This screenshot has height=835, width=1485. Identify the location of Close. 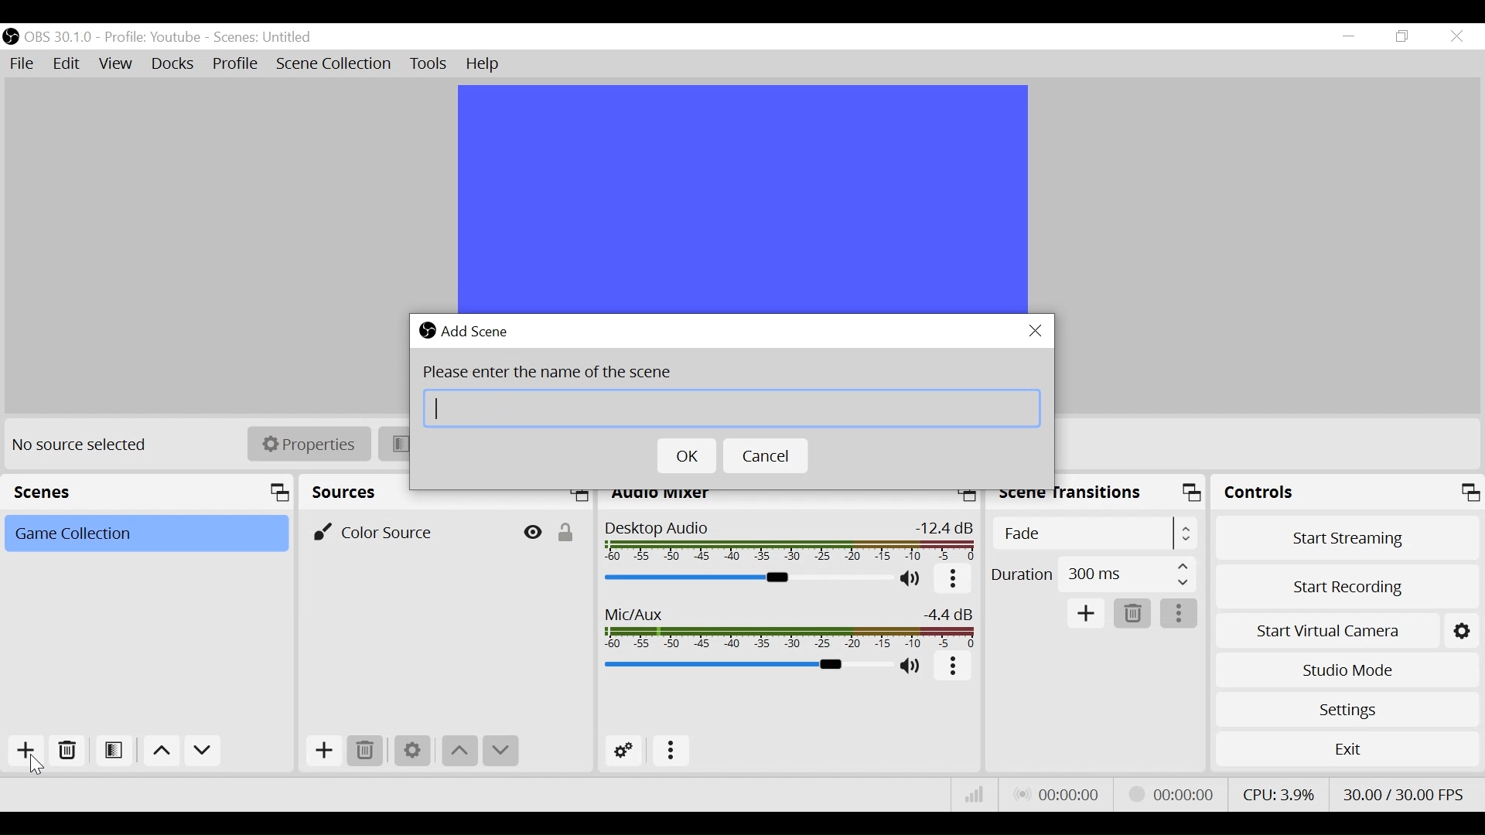
(1036, 330).